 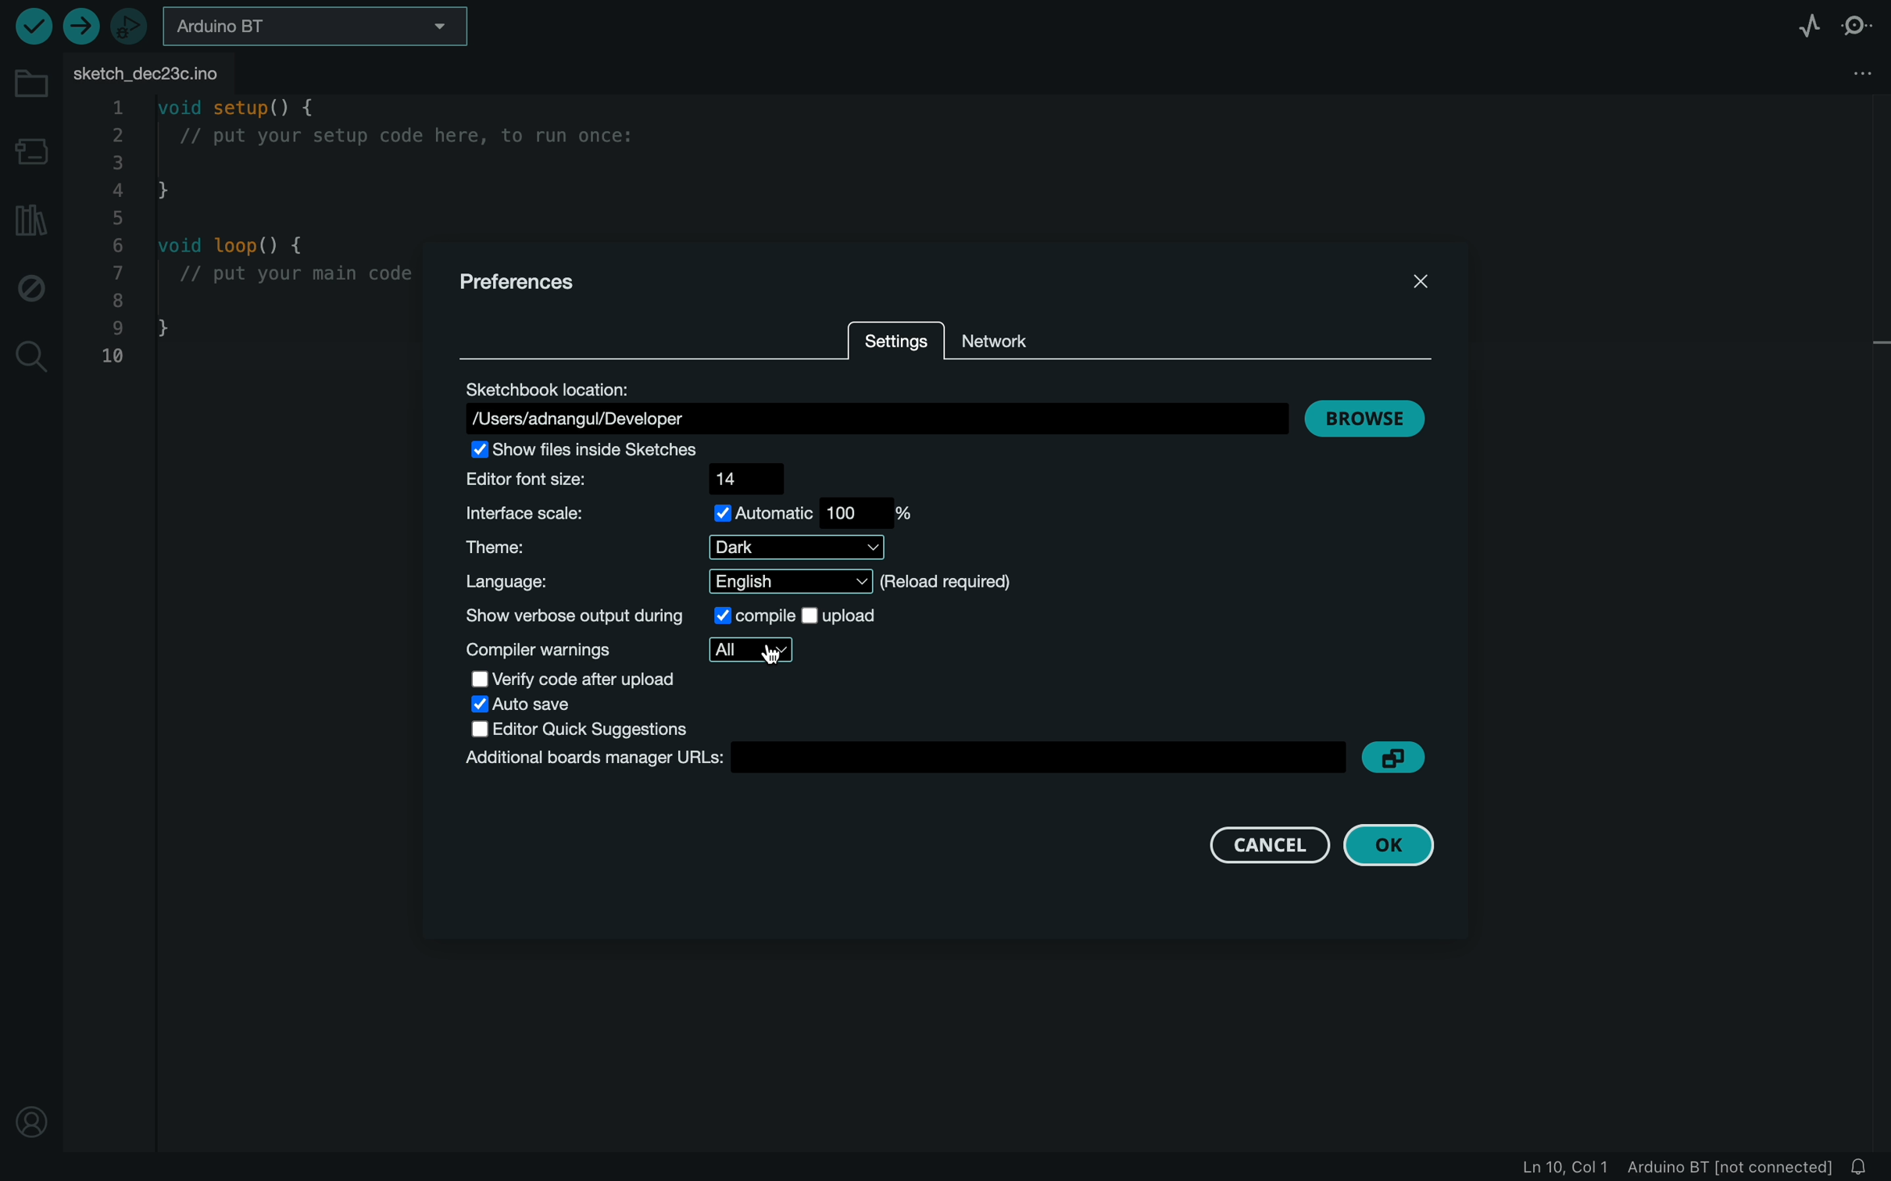 I want to click on notification, so click(x=1863, y=1167).